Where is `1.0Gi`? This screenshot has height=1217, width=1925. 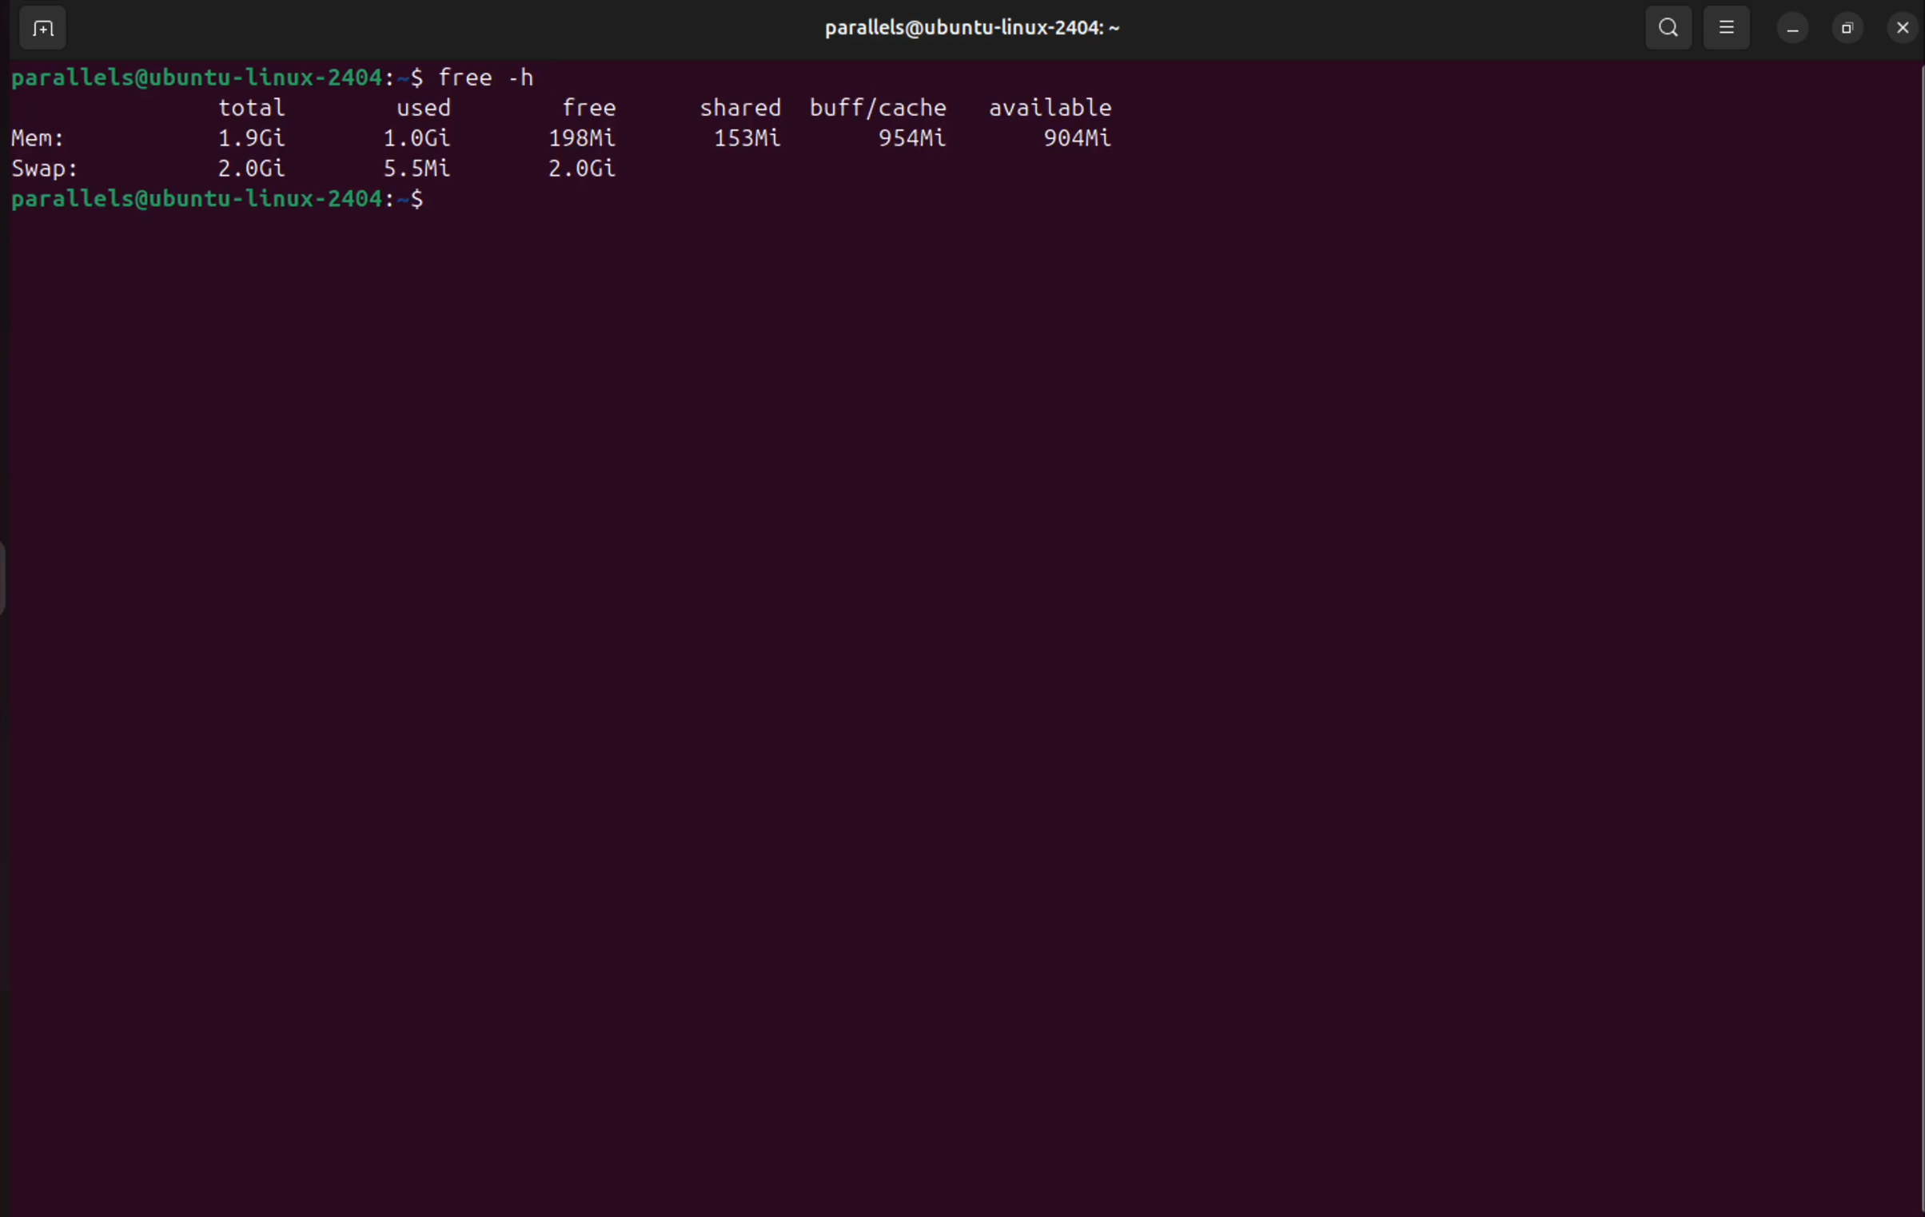 1.0Gi is located at coordinates (424, 138).